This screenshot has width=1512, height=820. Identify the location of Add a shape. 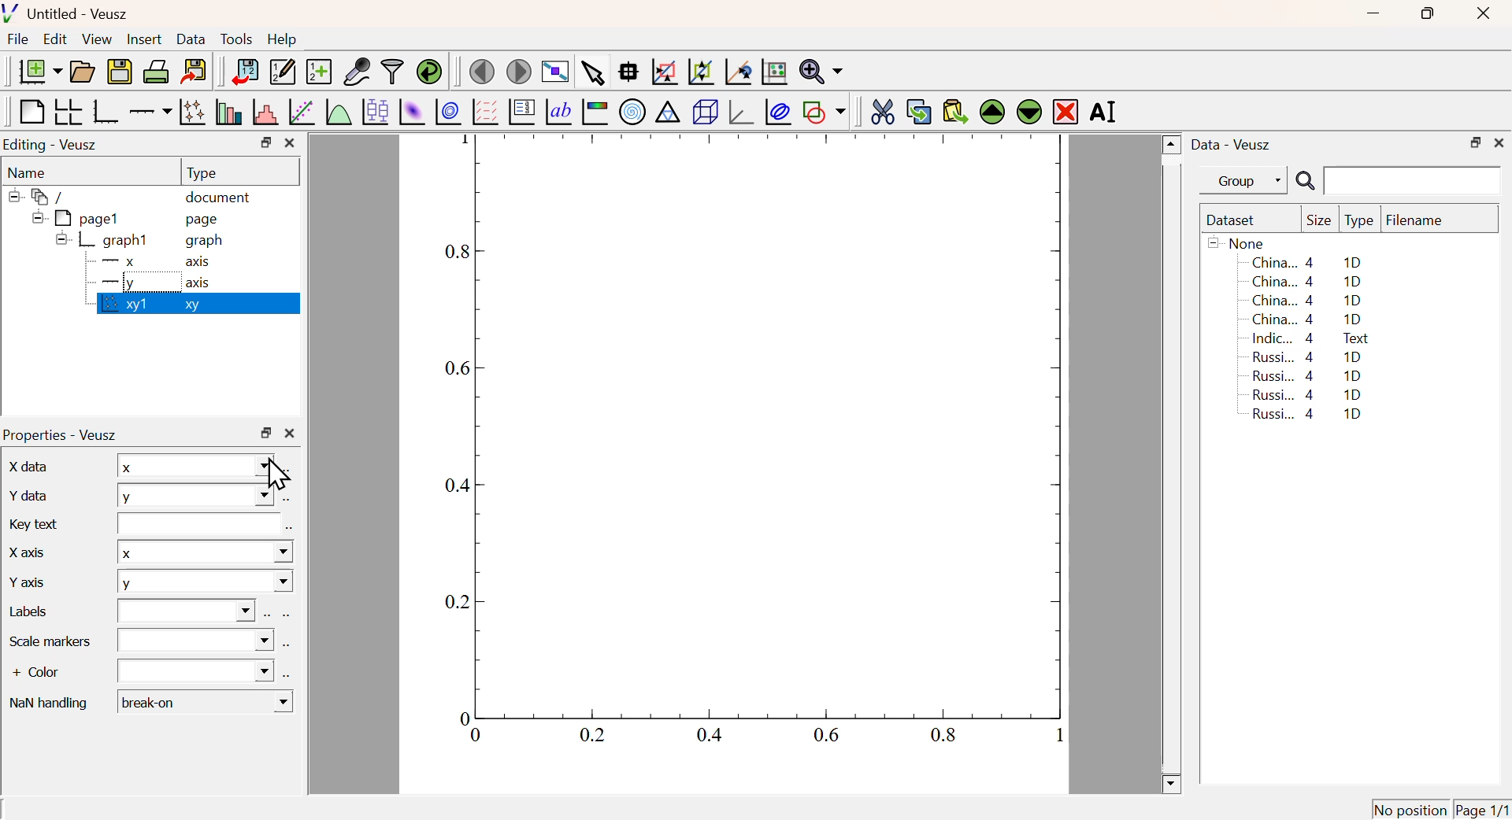
(824, 111).